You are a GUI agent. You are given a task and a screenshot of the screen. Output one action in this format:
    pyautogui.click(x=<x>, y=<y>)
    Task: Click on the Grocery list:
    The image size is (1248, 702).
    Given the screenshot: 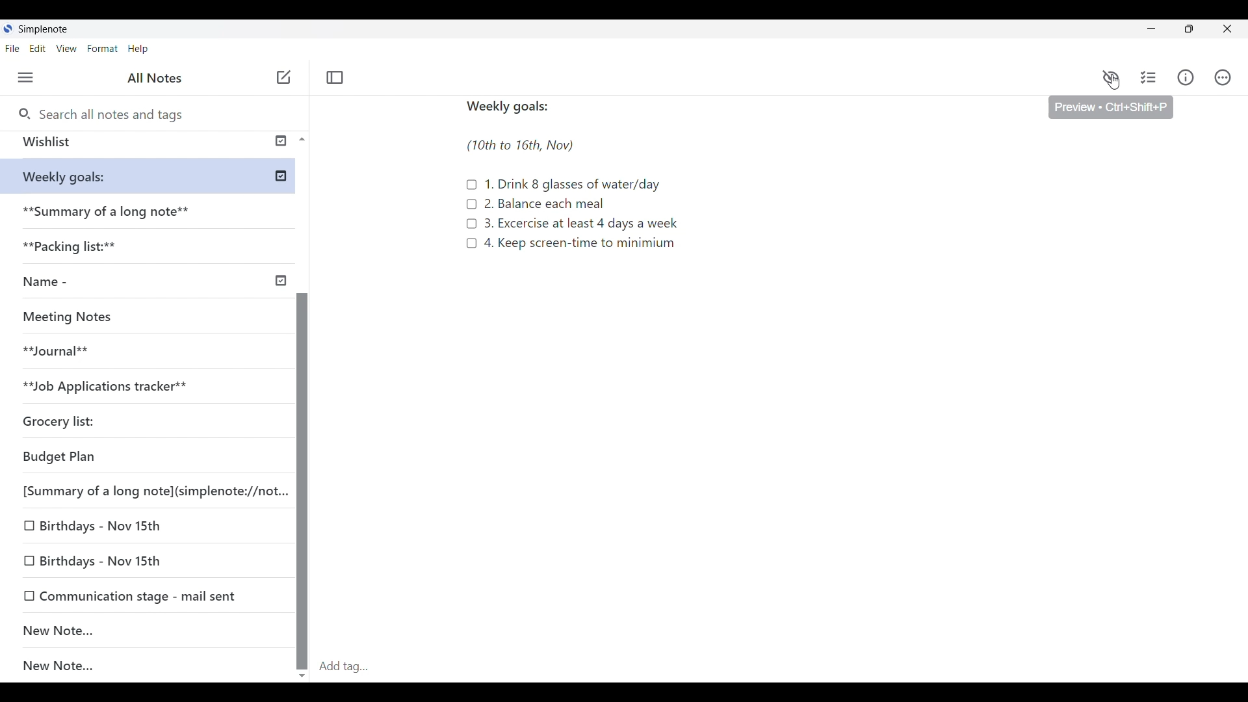 What is the action you would take?
    pyautogui.click(x=79, y=417)
    